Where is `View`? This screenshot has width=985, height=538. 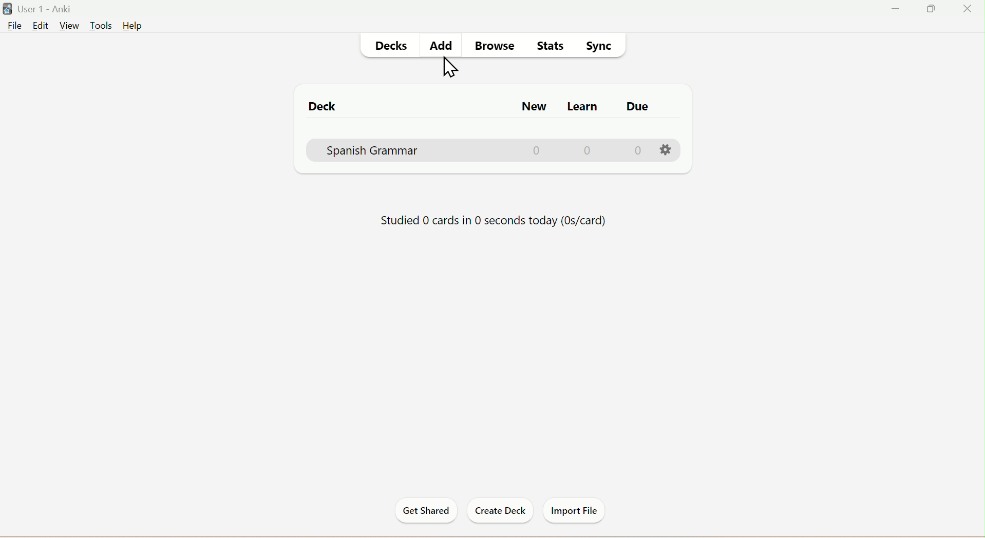 View is located at coordinates (68, 26).